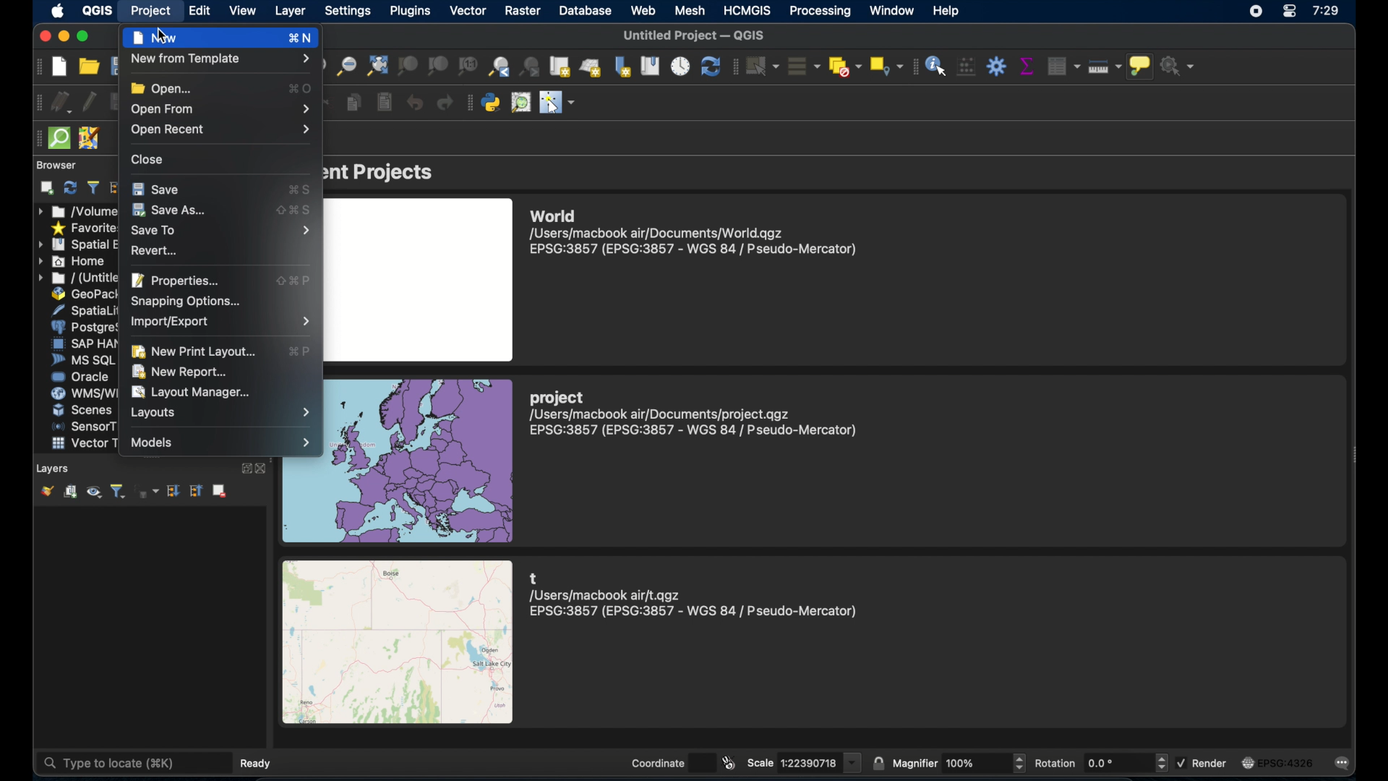 This screenshot has width=1388, height=781. Describe the element at coordinates (661, 414) in the screenshot. I see `/Users/macbook air/Documents/project.qgz` at that location.